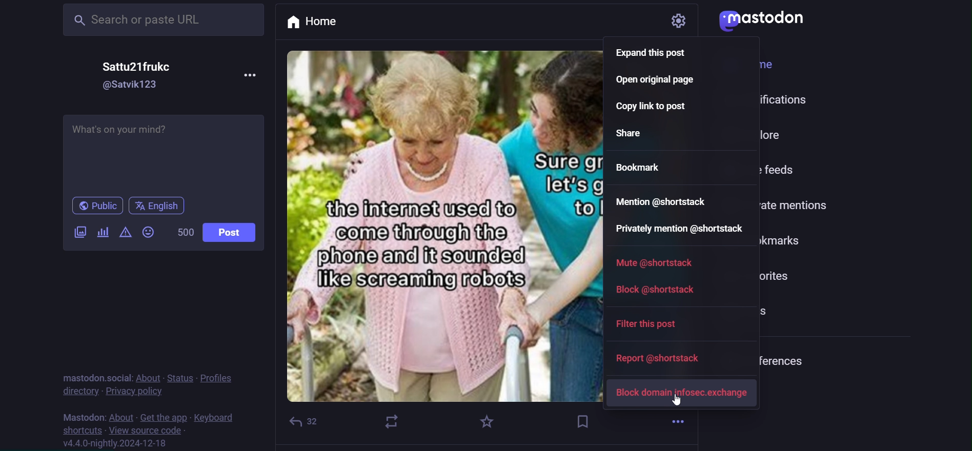 This screenshot has height=451, width=972. What do you see at coordinates (391, 421) in the screenshot?
I see `boost` at bounding box center [391, 421].